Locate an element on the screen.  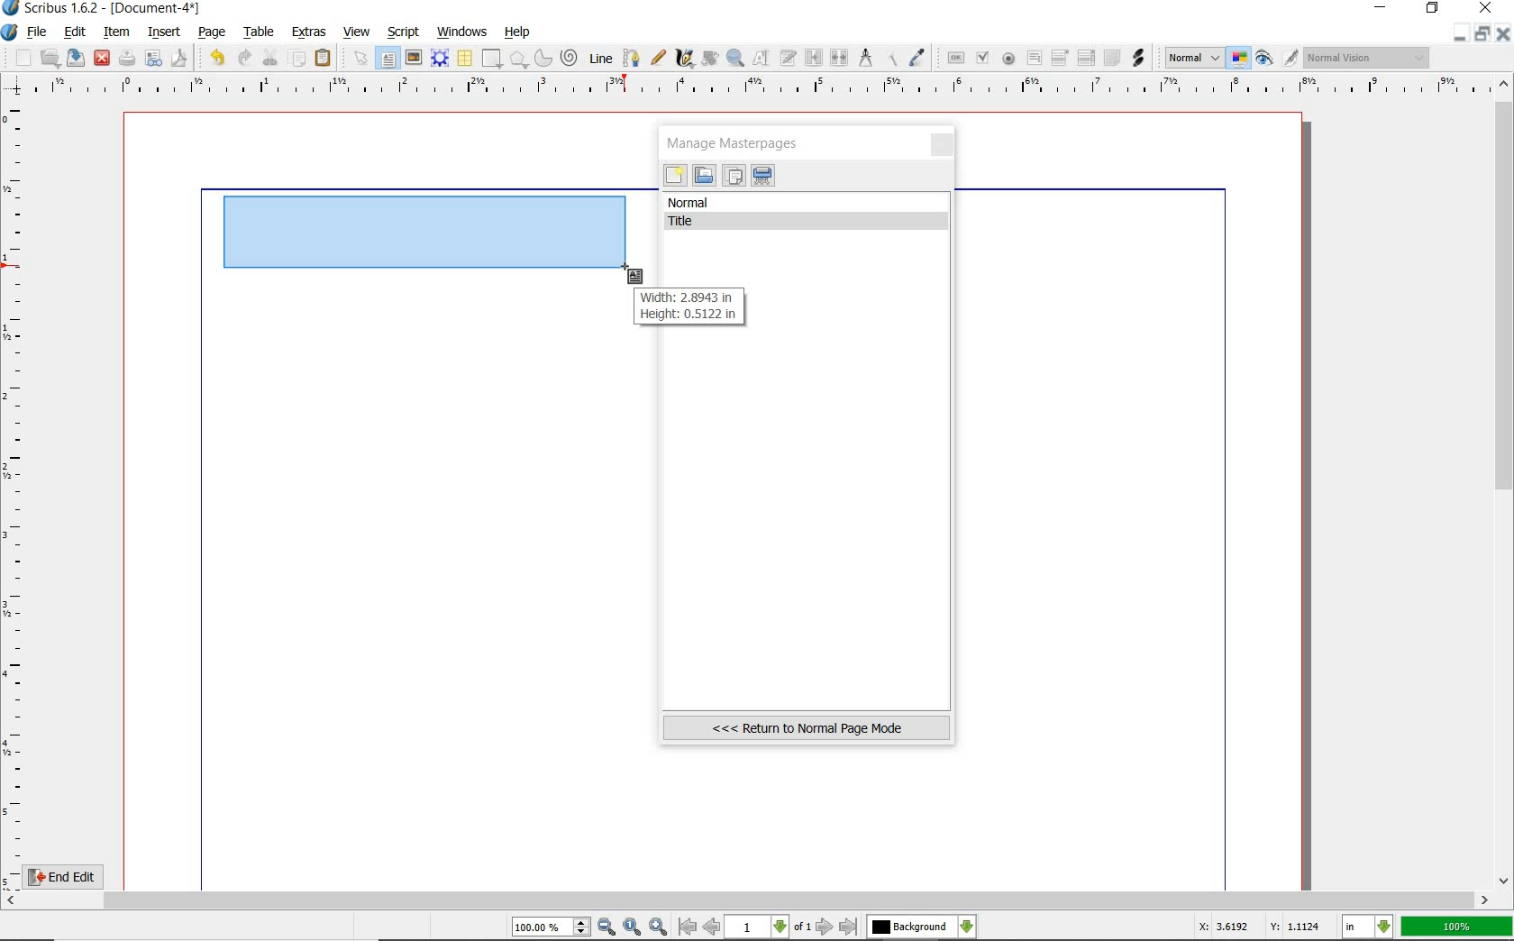
drawing text frame is located at coordinates (432, 236).